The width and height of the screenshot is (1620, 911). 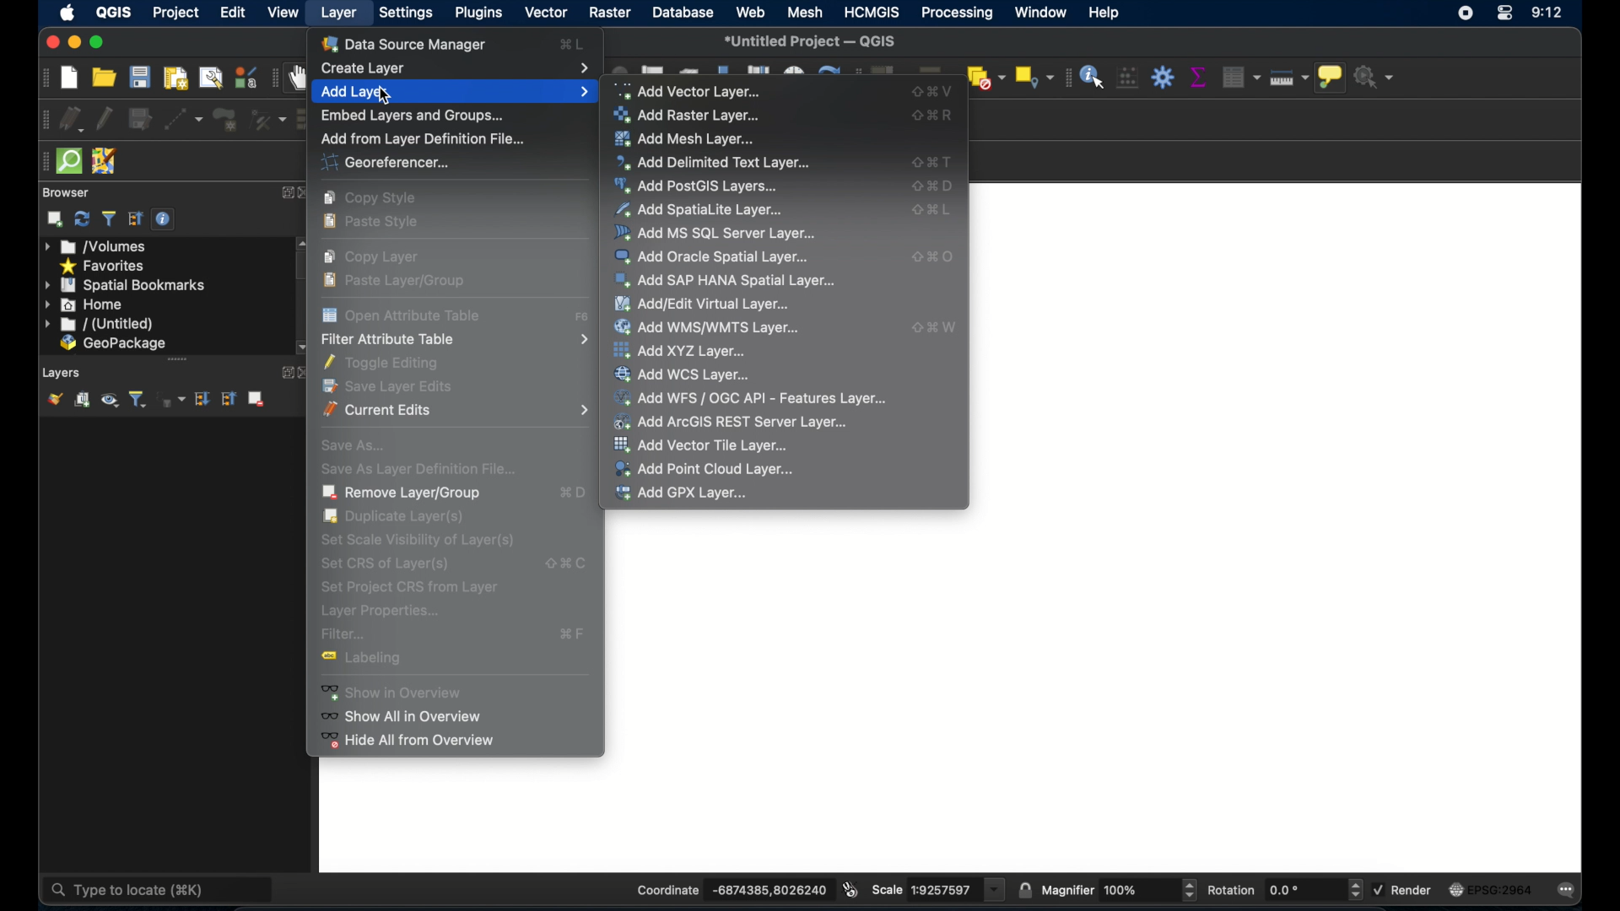 What do you see at coordinates (986, 74) in the screenshot?
I see `deselect features` at bounding box center [986, 74].